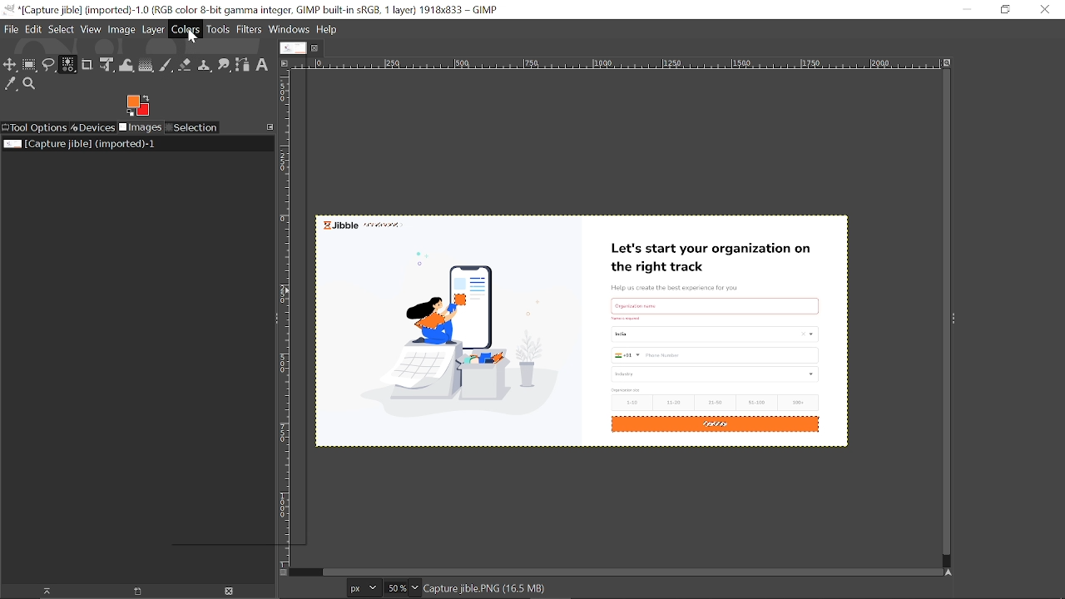  Describe the element at coordinates (251, 10) in the screenshot. I see `Current window` at that location.